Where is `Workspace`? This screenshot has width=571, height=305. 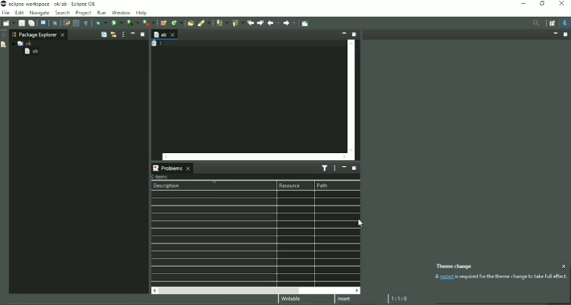
Workspace is located at coordinates (13, 34).